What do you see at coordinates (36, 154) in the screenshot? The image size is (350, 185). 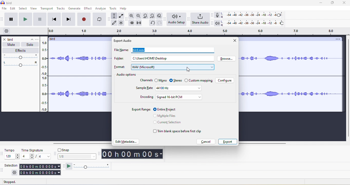 I see `time signature` at bounding box center [36, 154].